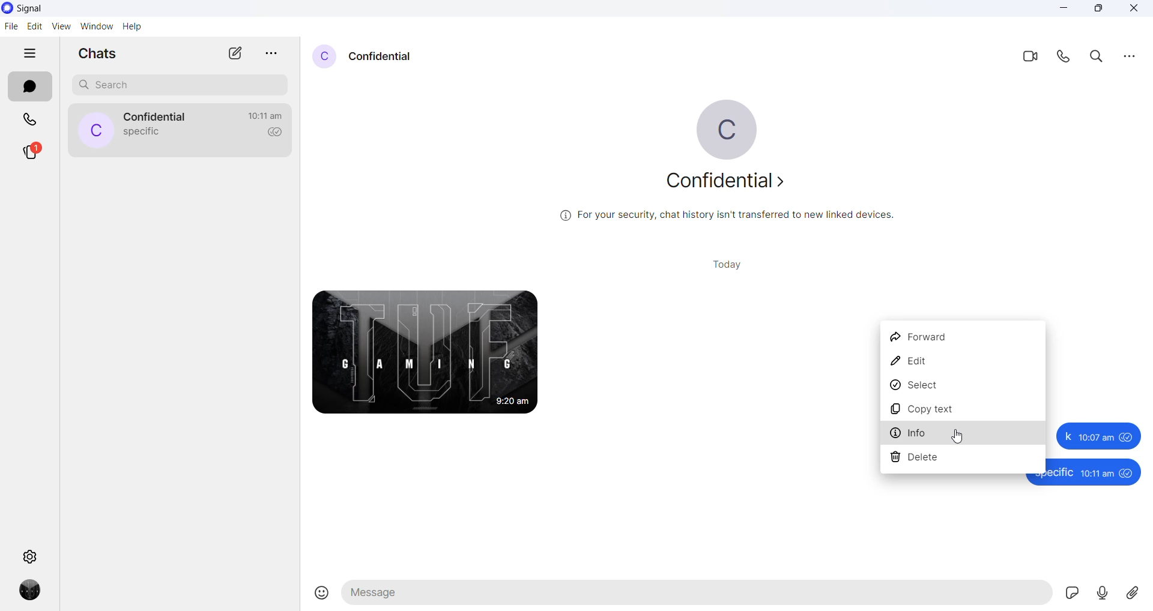 The width and height of the screenshot is (1153, 611). What do you see at coordinates (732, 130) in the screenshot?
I see `profile picture` at bounding box center [732, 130].